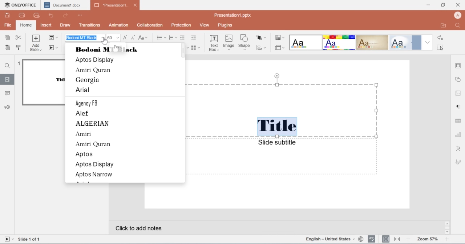  What do you see at coordinates (8, 80) in the screenshot?
I see `slides` at bounding box center [8, 80].